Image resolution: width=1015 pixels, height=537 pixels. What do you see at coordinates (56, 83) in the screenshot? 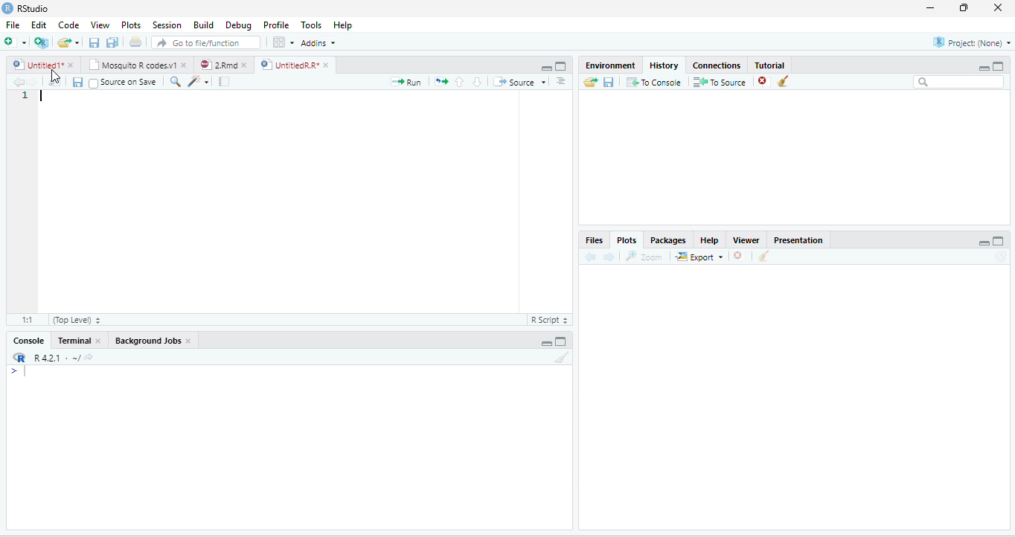
I see `Show in new window` at bounding box center [56, 83].